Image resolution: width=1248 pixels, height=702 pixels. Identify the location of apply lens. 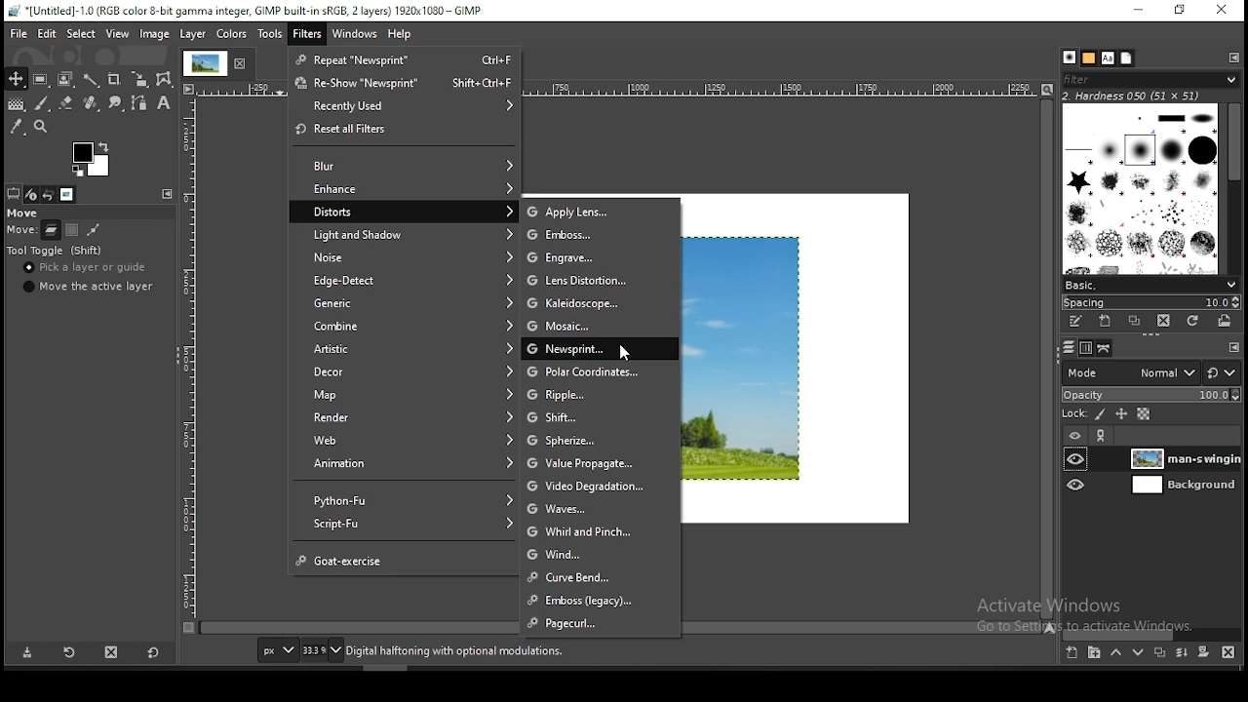
(600, 210).